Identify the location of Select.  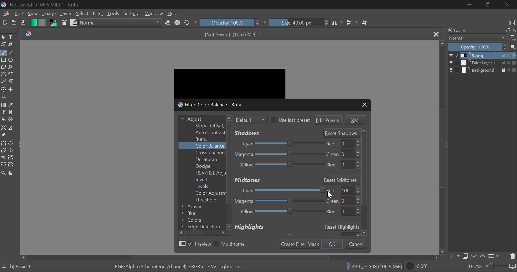
(83, 13).